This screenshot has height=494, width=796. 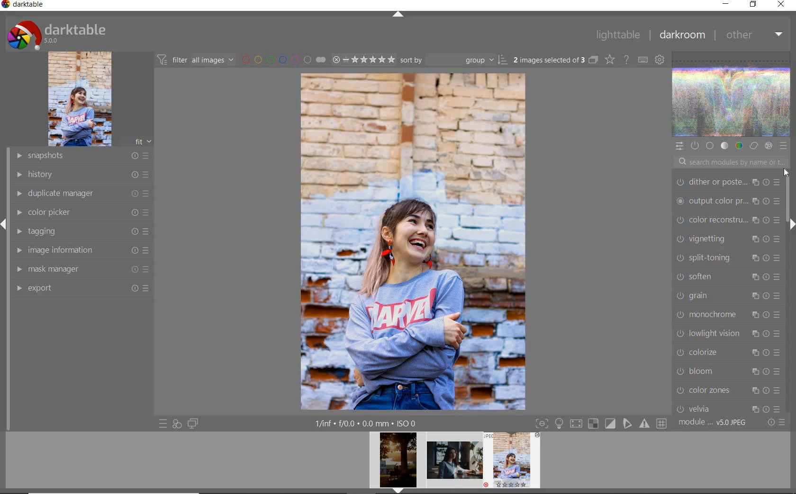 I want to click on image preview, so click(x=515, y=463).